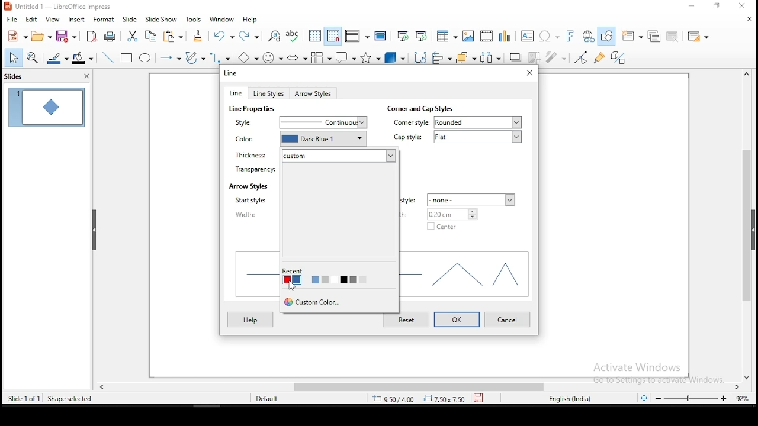  I want to click on close, so click(748, 18).